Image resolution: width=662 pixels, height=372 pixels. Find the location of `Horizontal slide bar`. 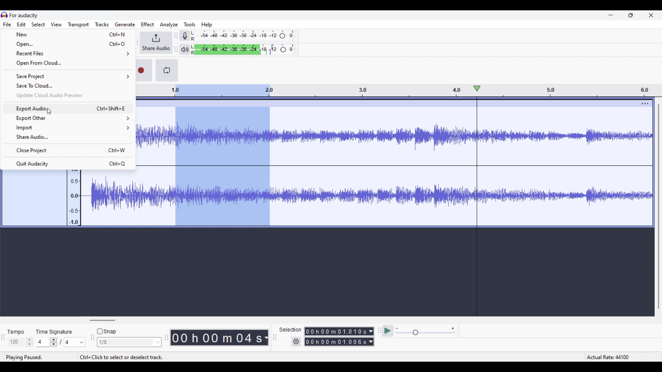

Horizontal slide bar is located at coordinates (102, 320).